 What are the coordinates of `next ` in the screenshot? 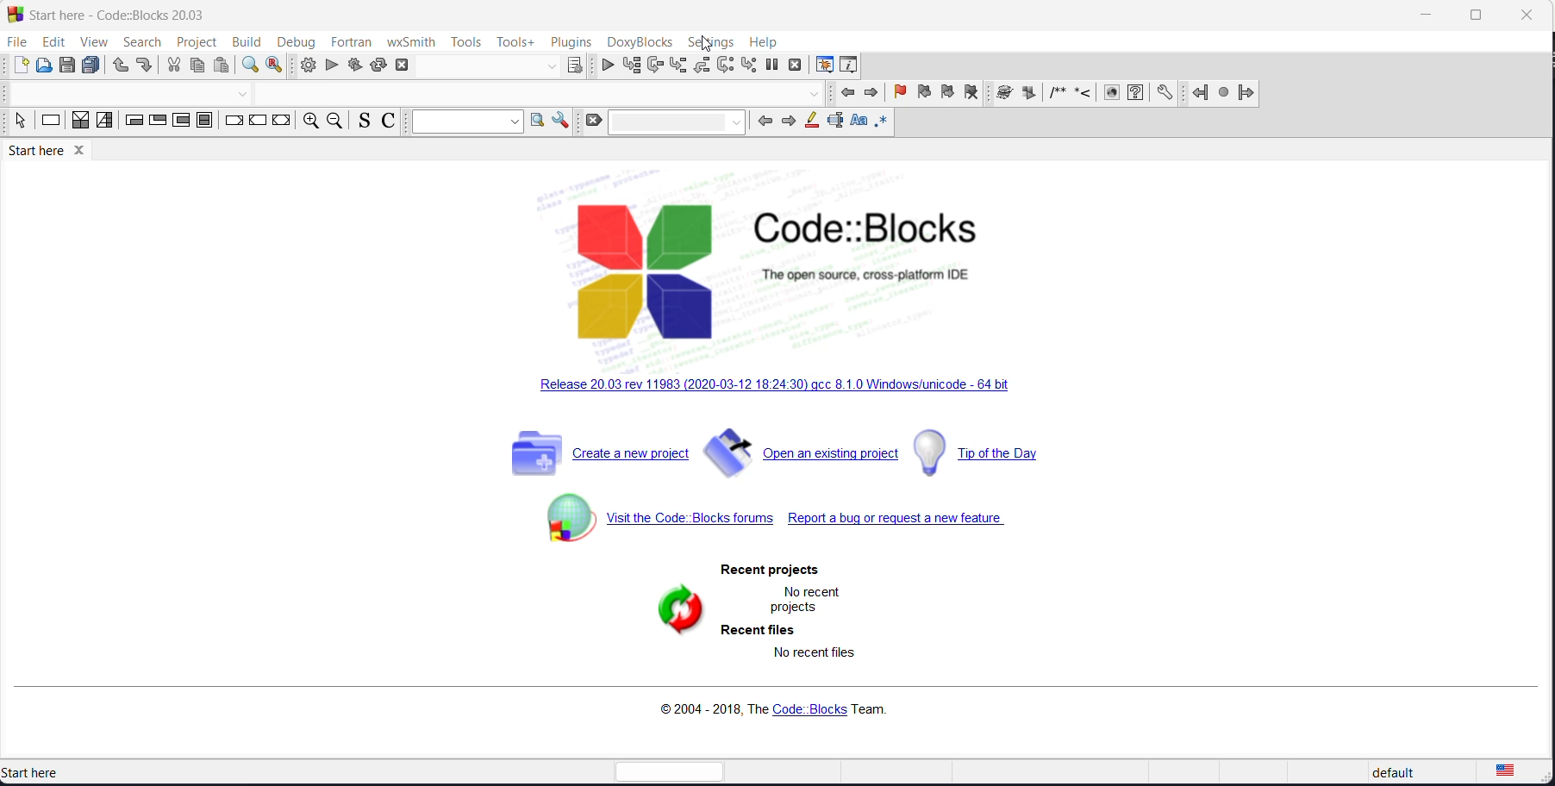 It's located at (787, 123).